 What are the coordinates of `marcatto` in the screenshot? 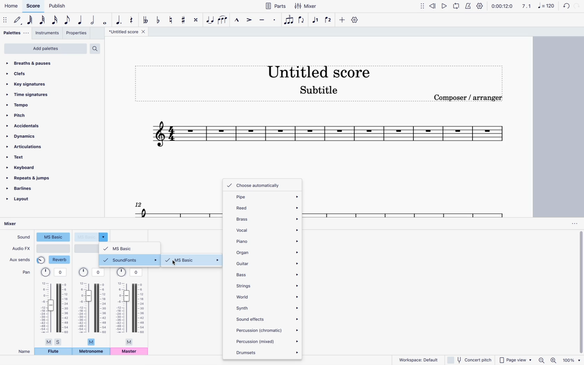 It's located at (237, 21).